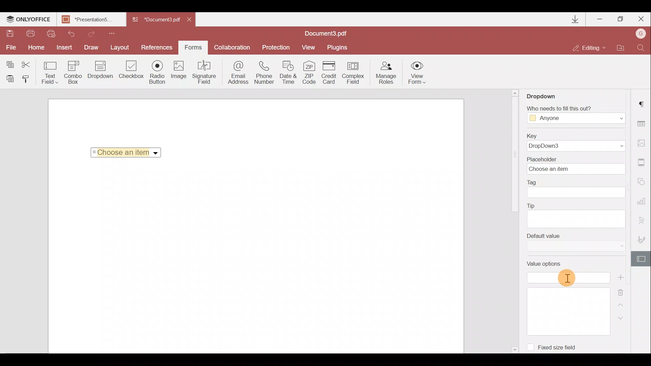 Image resolution: width=651 pixels, height=366 pixels. What do you see at coordinates (643, 201) in the screenshot?
I see `Chart settings` at bounding box center [643, 201].